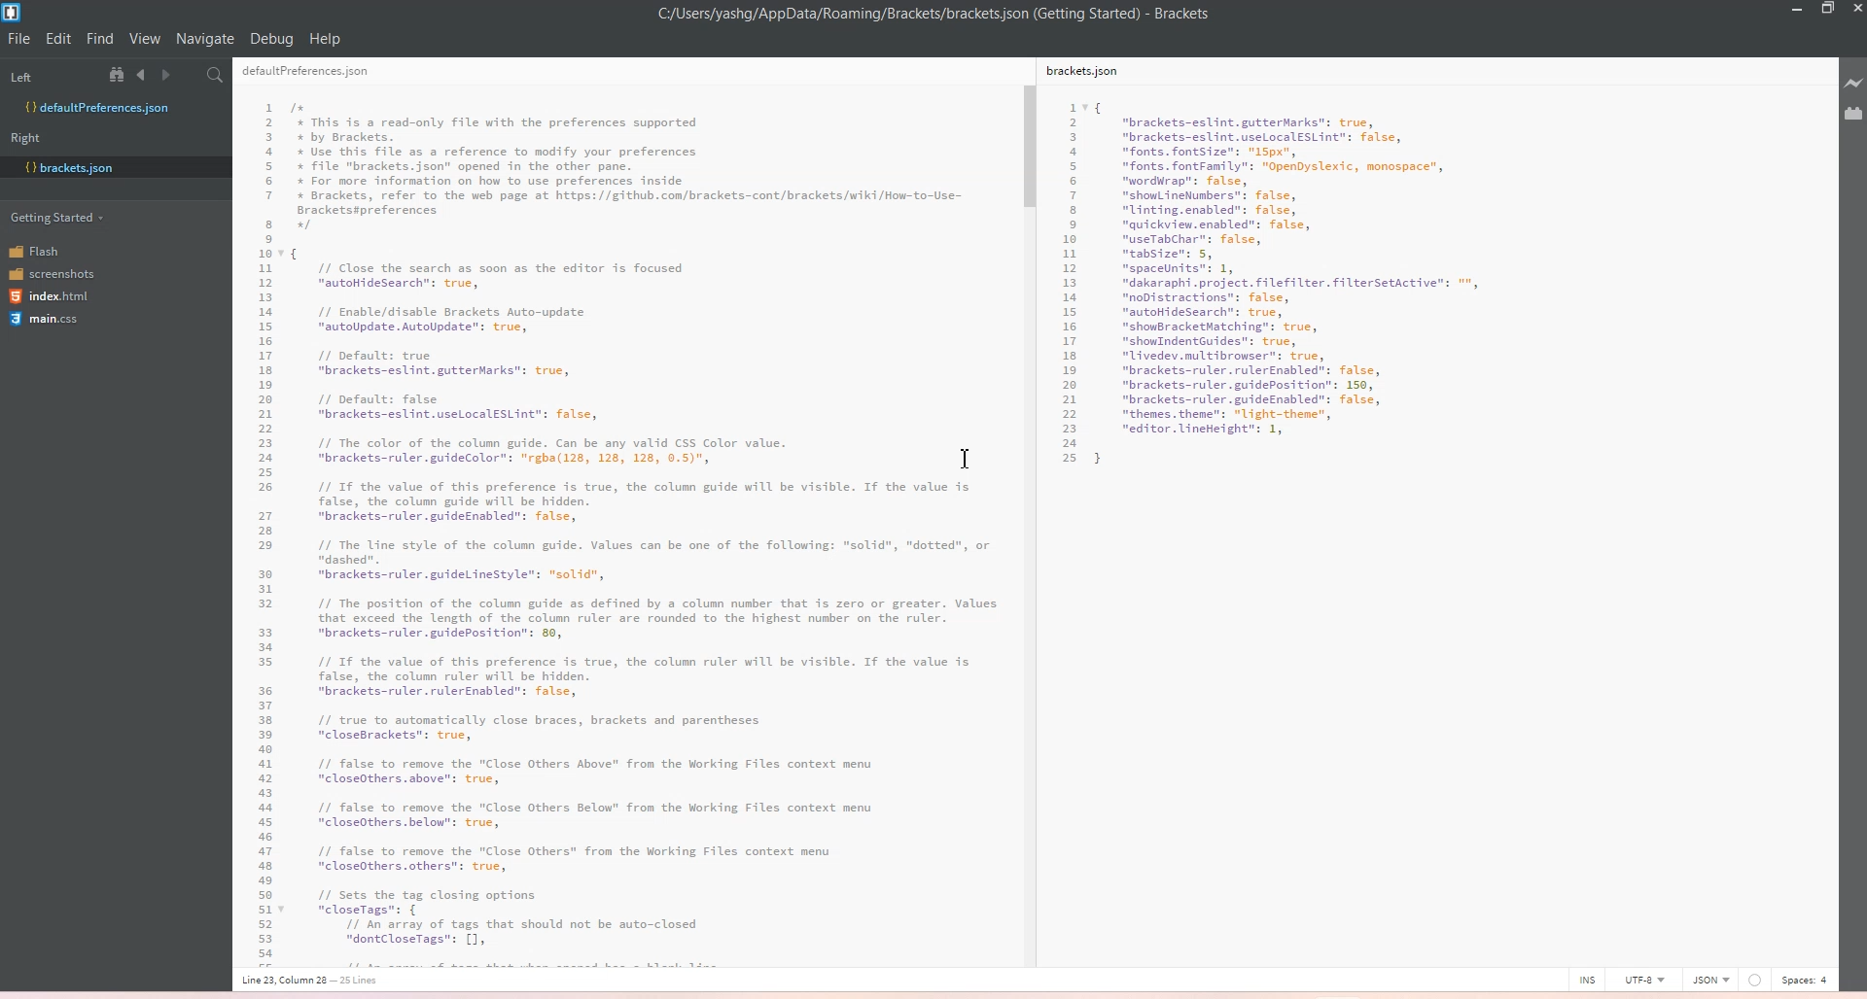 The height and width of the screenshot is (999, 1867). Describe the element at coordinates (52, 297) in the screenshot. I see `index.html` at that location.